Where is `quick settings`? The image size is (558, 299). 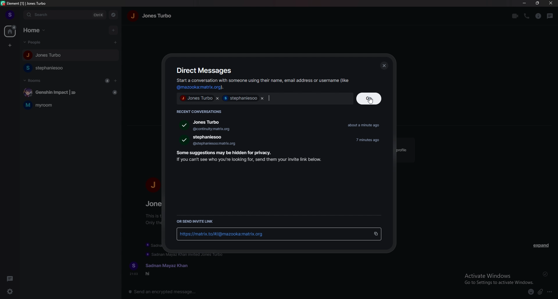
quick settings is located at coordinates (11, 291).